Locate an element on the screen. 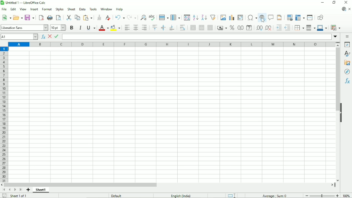  English (India) is located at coordinates (181, 196).